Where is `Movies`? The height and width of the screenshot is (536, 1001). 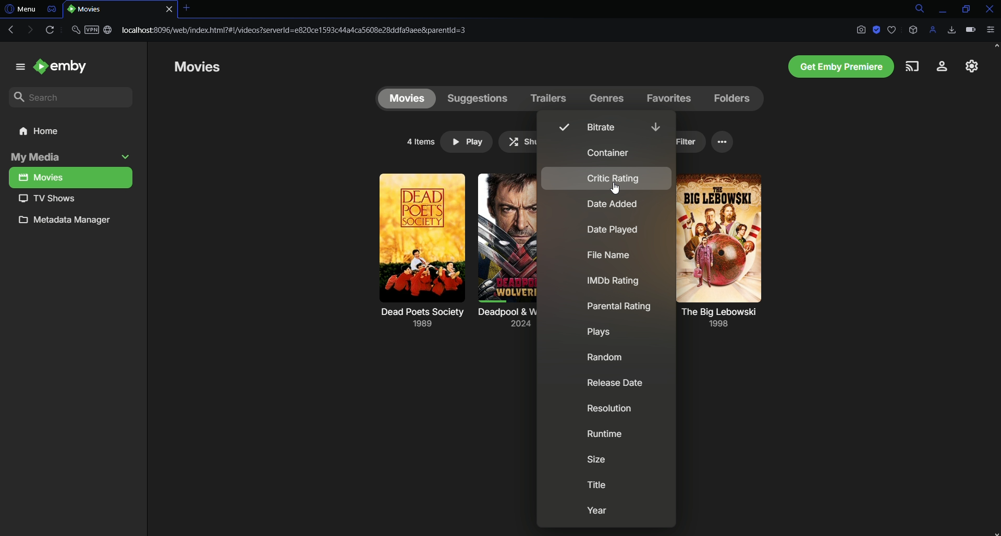
Movies is located at coordinates (206, 68).